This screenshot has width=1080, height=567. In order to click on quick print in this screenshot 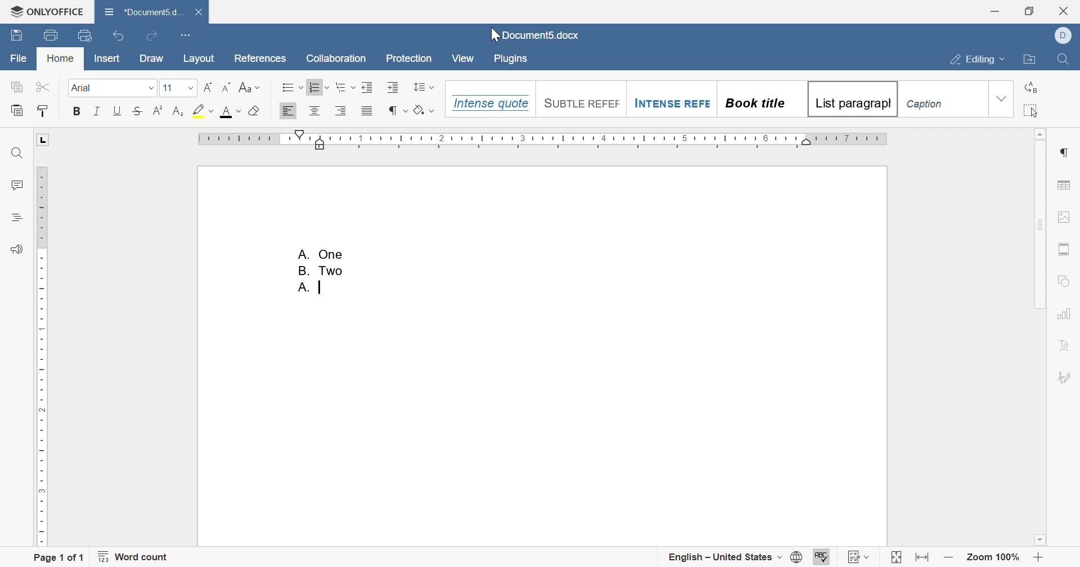, I will do `click(84, 36)`.